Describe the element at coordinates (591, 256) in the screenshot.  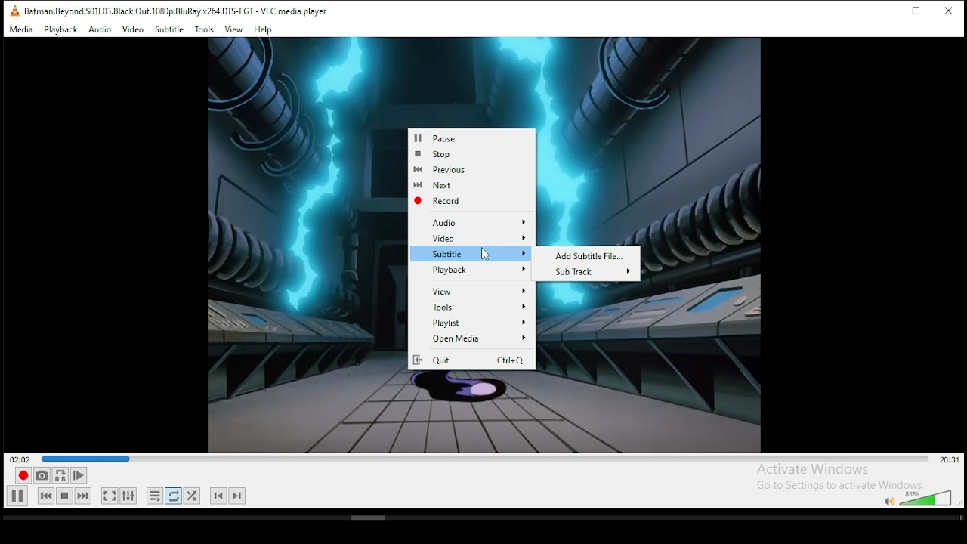
I see `Add Subtitles file` at that location.